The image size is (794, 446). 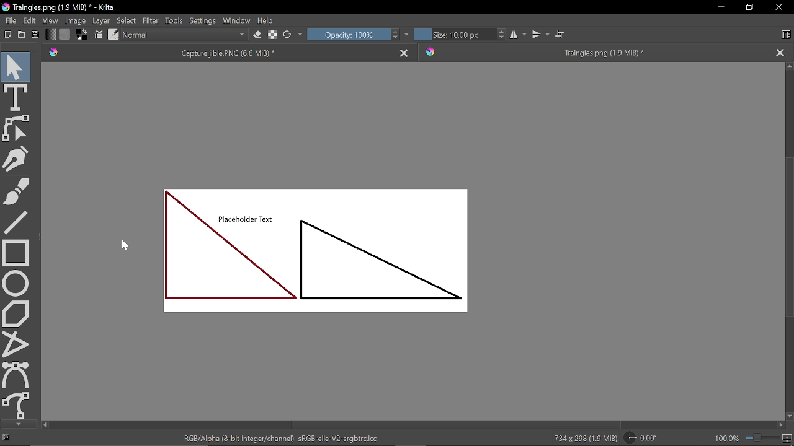 I want to click on Ellipse tool, so click(x=16, y=283).